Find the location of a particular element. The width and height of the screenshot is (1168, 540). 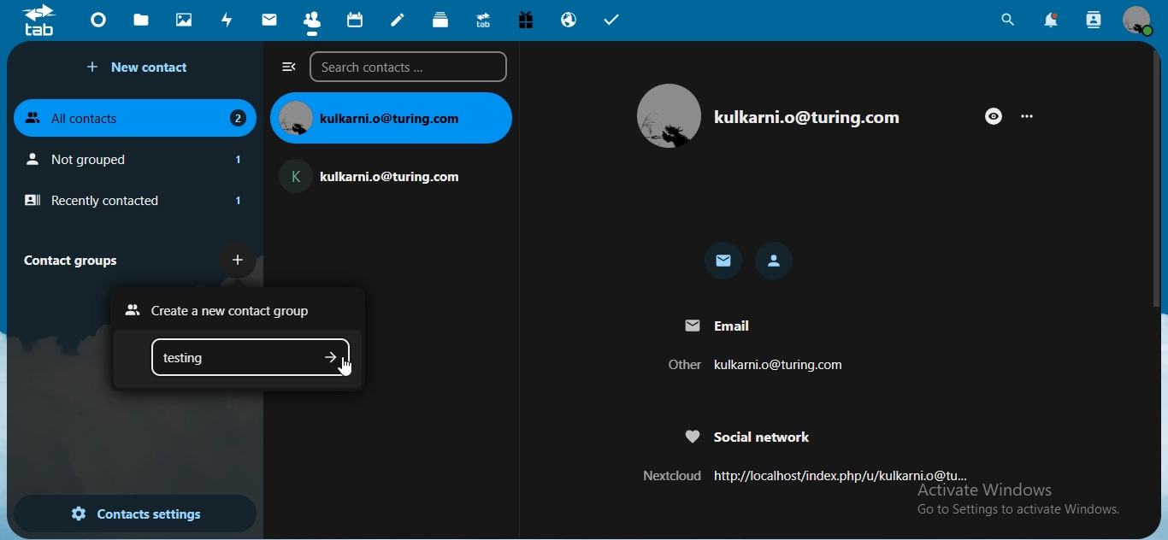

hide is located at coordinates (994, 116).